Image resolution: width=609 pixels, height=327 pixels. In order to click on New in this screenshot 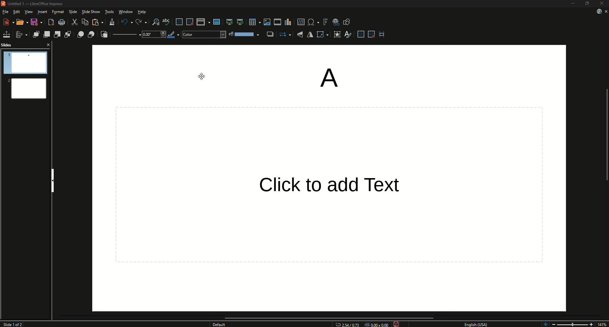, I will do `click(7, 22)`.